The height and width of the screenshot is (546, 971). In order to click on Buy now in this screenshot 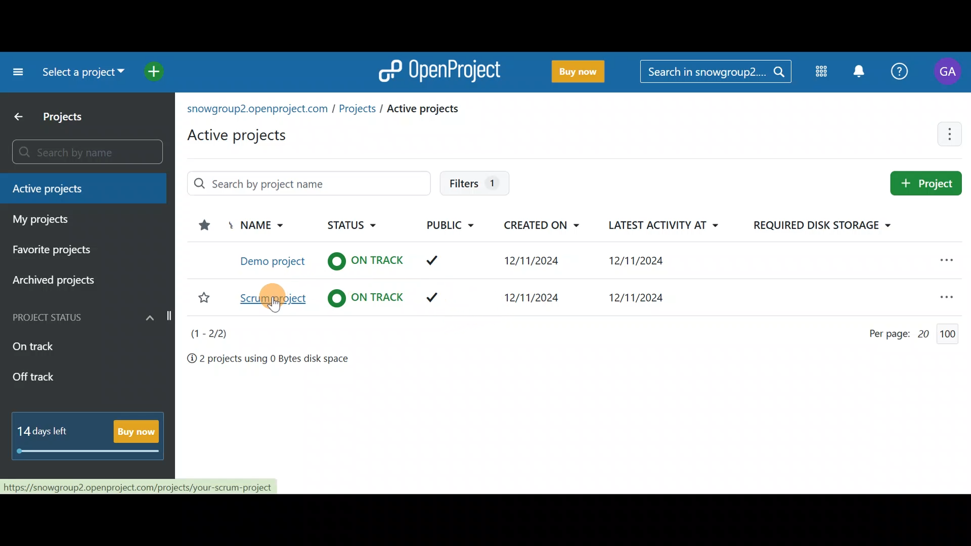, I will do `click(92, 438)`.